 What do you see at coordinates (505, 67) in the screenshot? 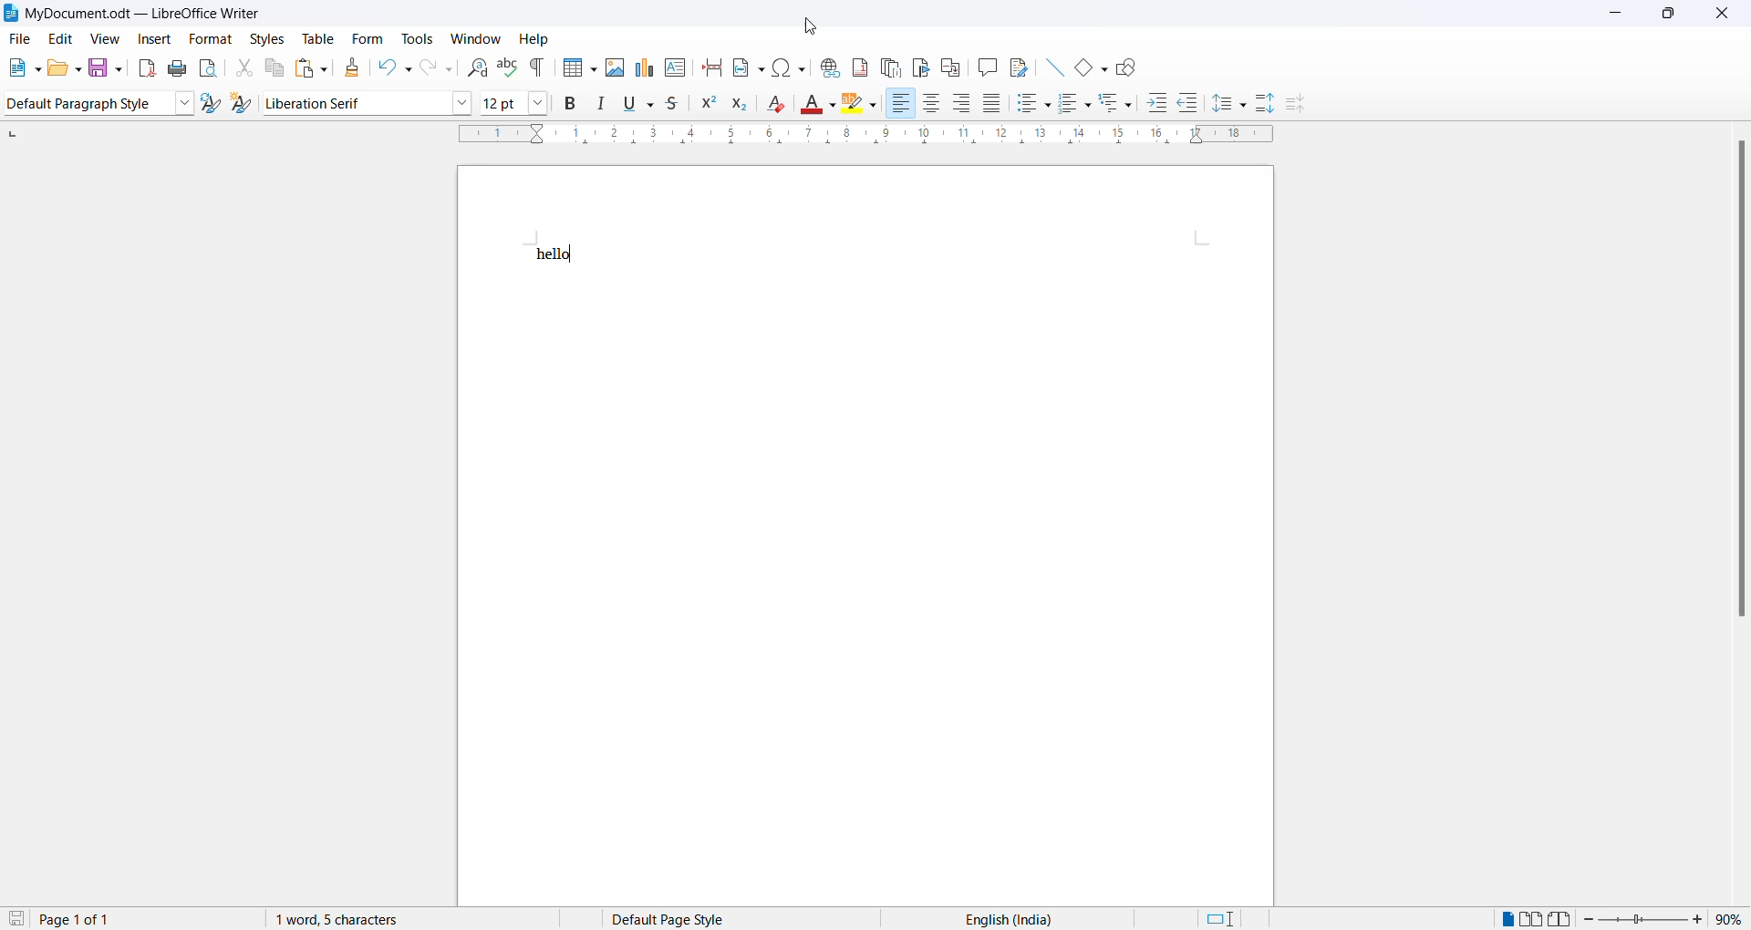
I see `Spellings` at bounding box center [505, 67].